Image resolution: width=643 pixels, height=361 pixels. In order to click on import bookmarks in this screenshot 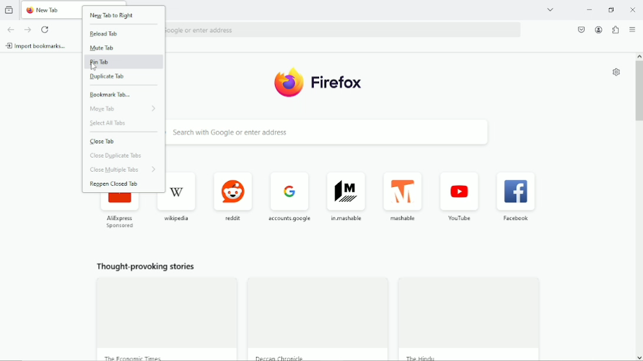, I will do `click(38, 45)`.